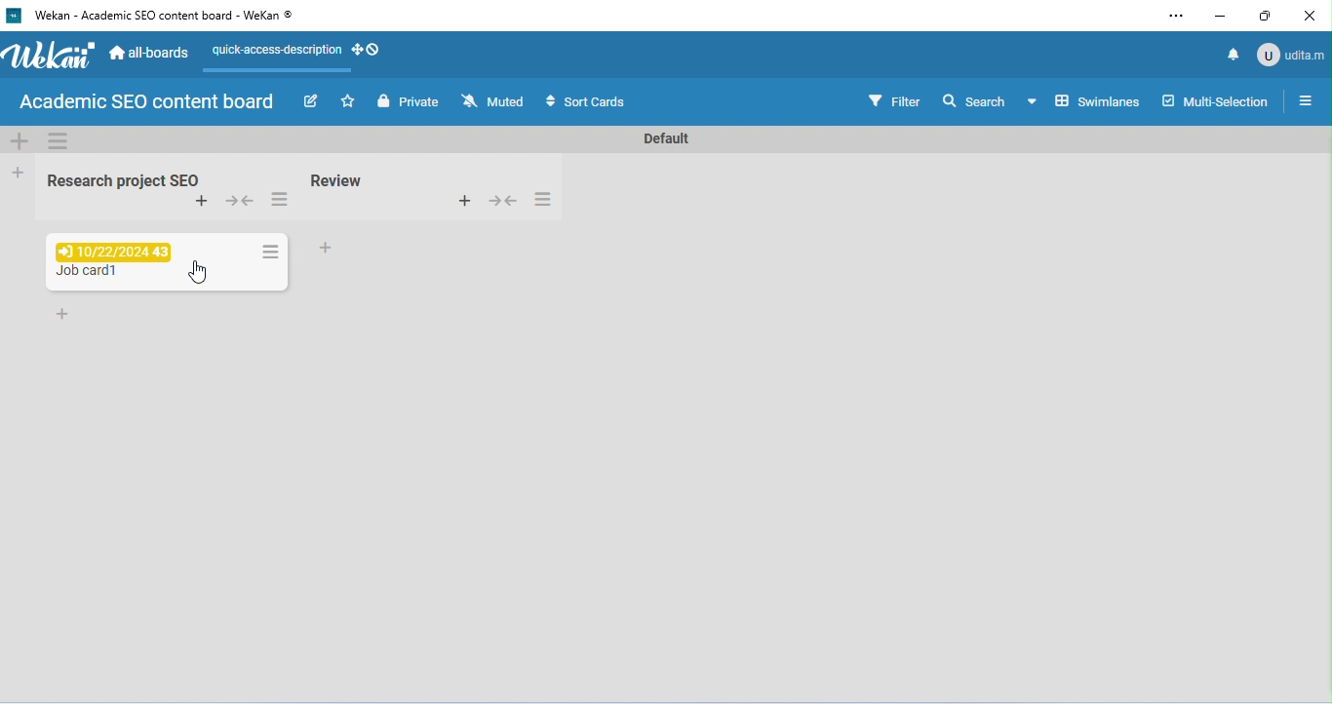  What do you see at coordinates (1220, 18) in the screenshot?
I see `minimize` at bounding box center [1220, 18].